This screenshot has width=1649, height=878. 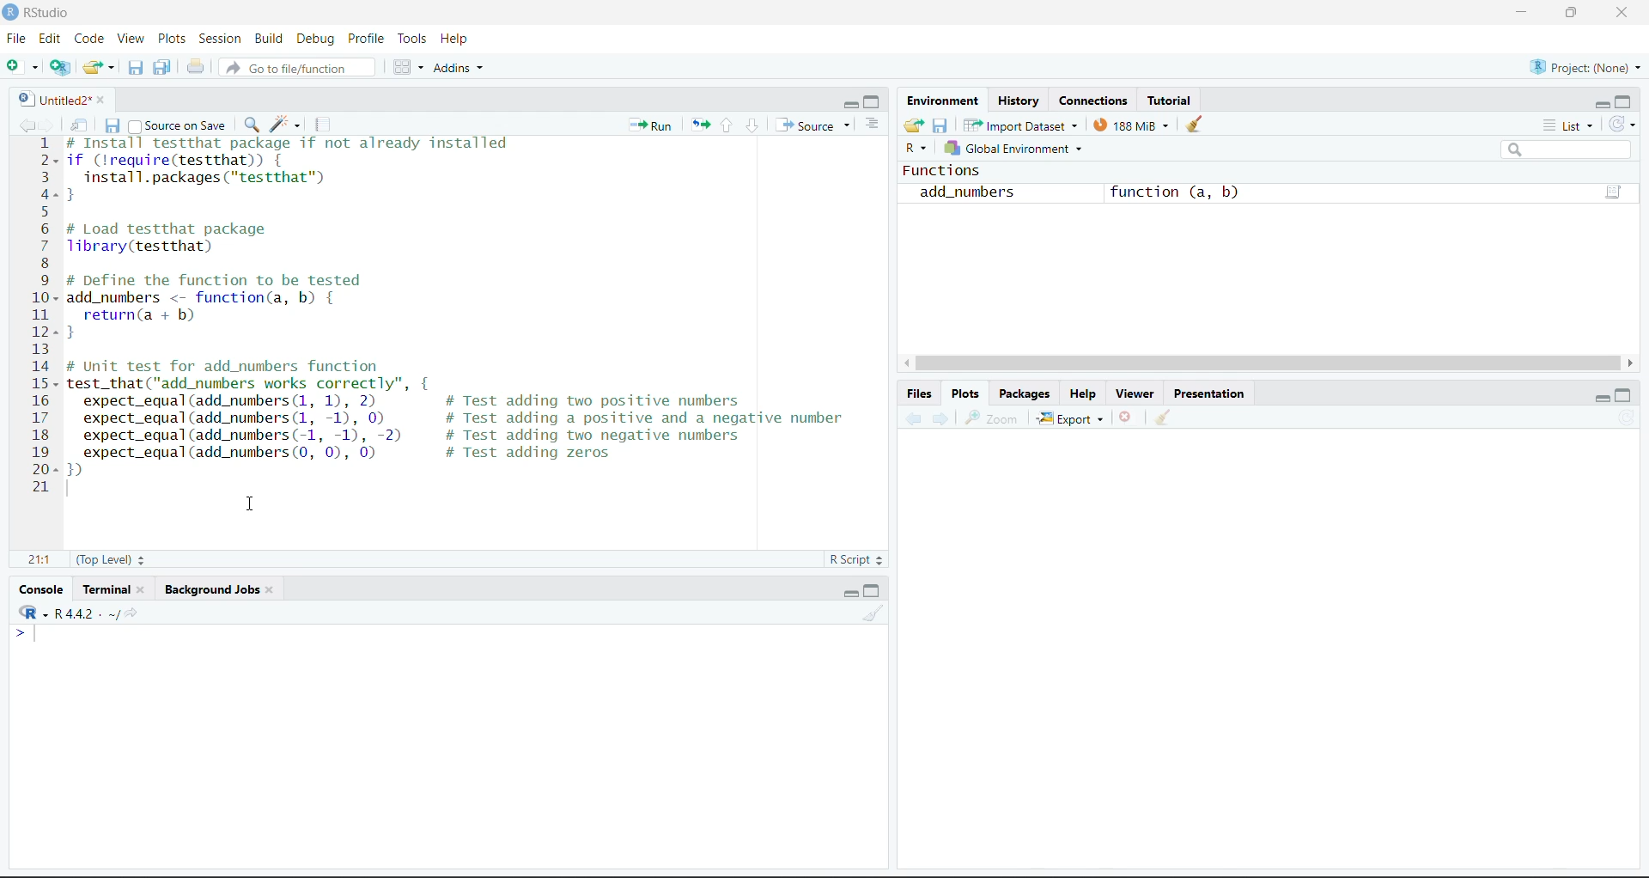 I want to click on scroll right, so click(x=1629, y=364).